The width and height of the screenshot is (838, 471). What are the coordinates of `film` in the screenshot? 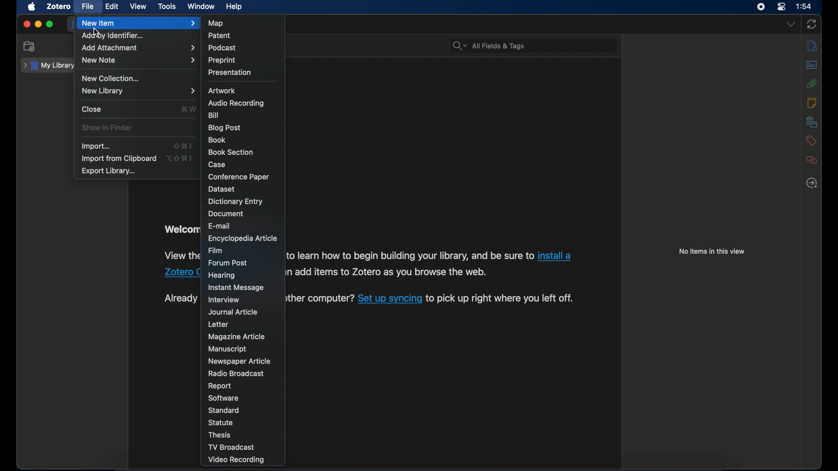 It's located at (215, 250).